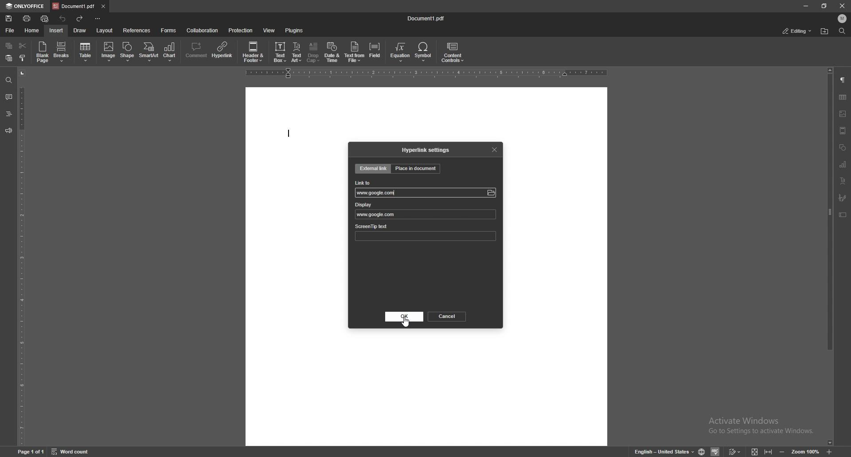 This screenshot has width=851, height=457. What do you see at coordinates (332, 52) in the screenshot?
I see `date and time` at bounding box center [332, 52].